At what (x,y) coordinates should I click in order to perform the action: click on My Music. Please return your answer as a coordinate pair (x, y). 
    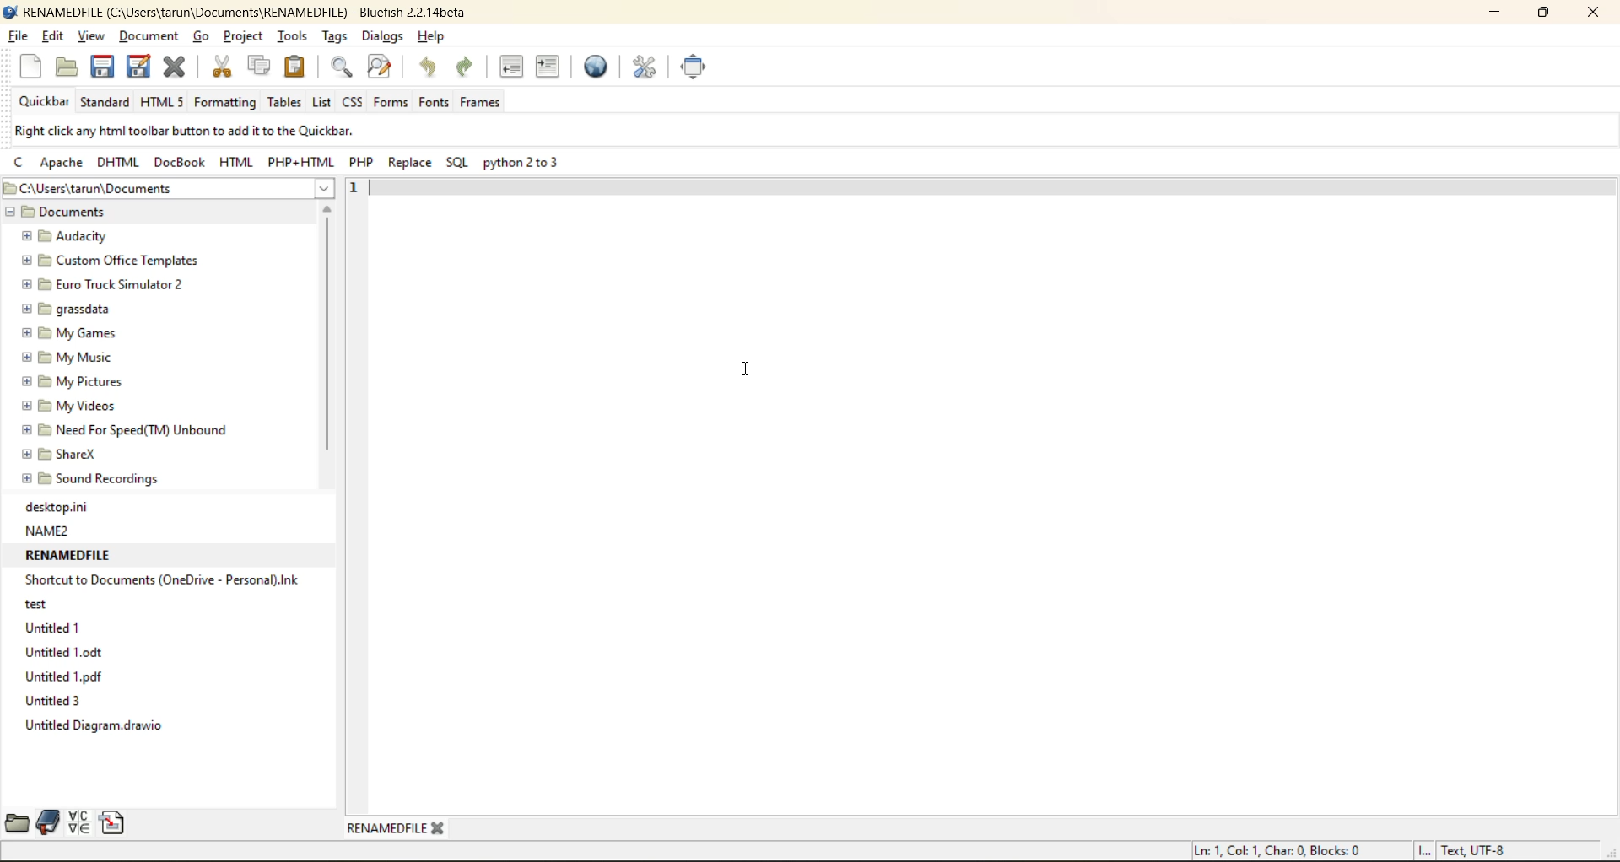
    Looking at the image, I should click on (72, 358).